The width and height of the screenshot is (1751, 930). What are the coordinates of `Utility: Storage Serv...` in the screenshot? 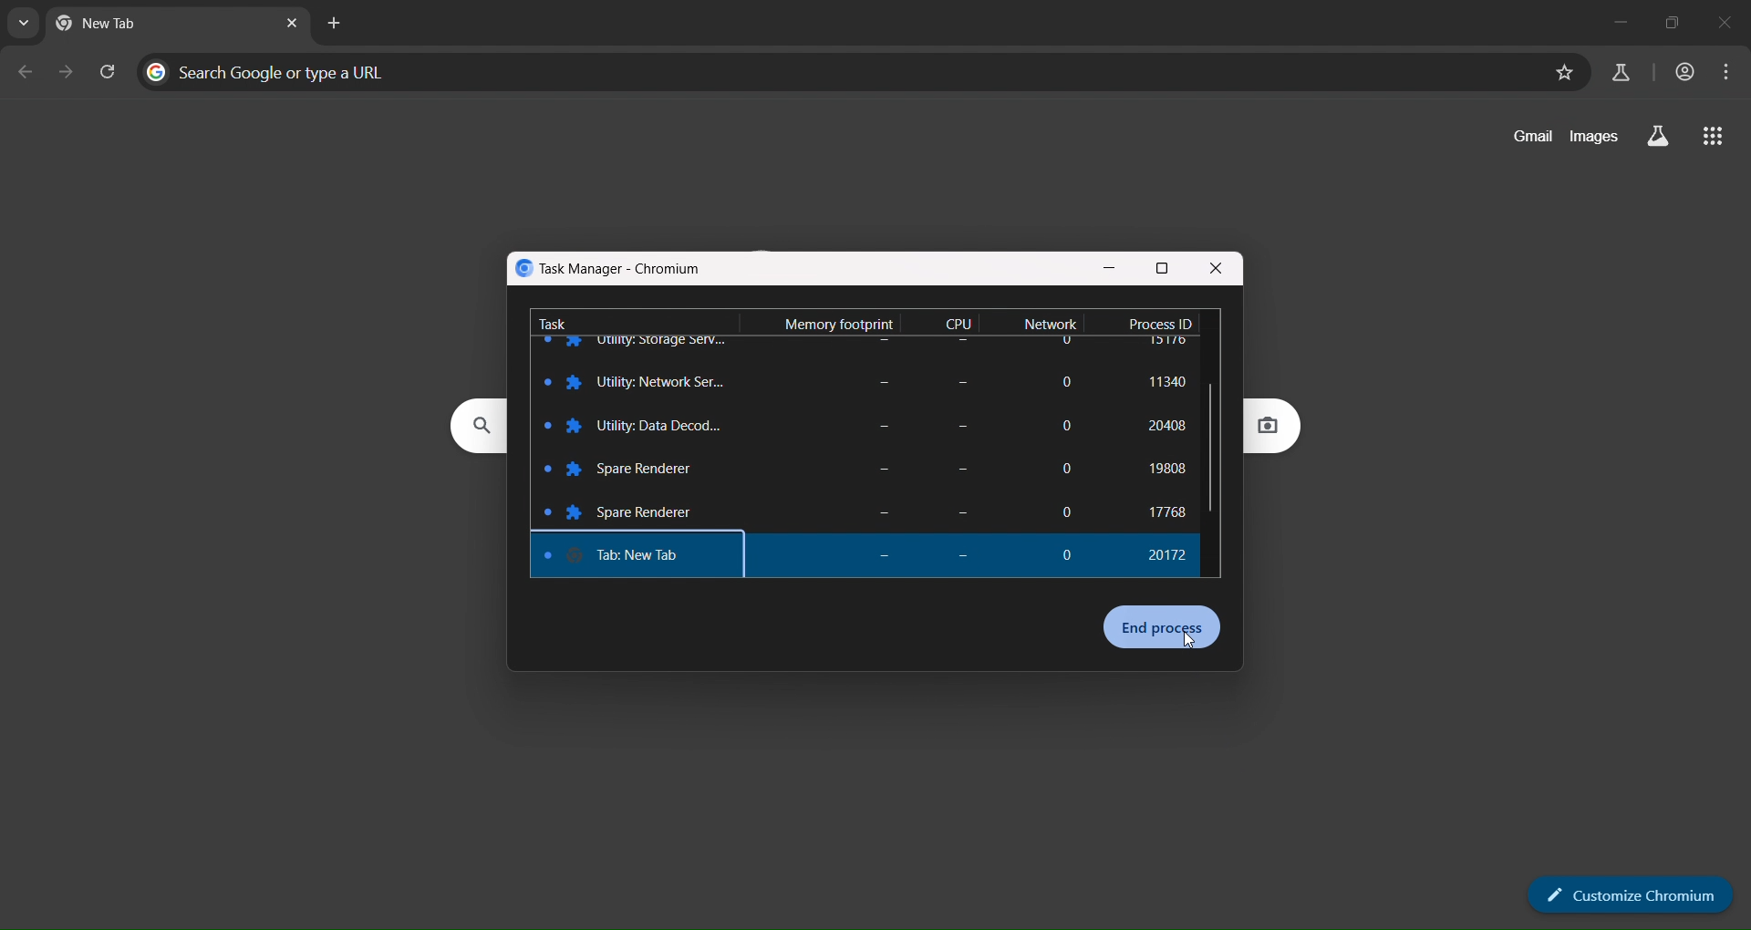 It's located at (663, 381).